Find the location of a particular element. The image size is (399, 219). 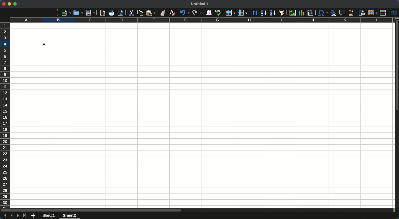

Define print area is located at coordinates (362, 13).